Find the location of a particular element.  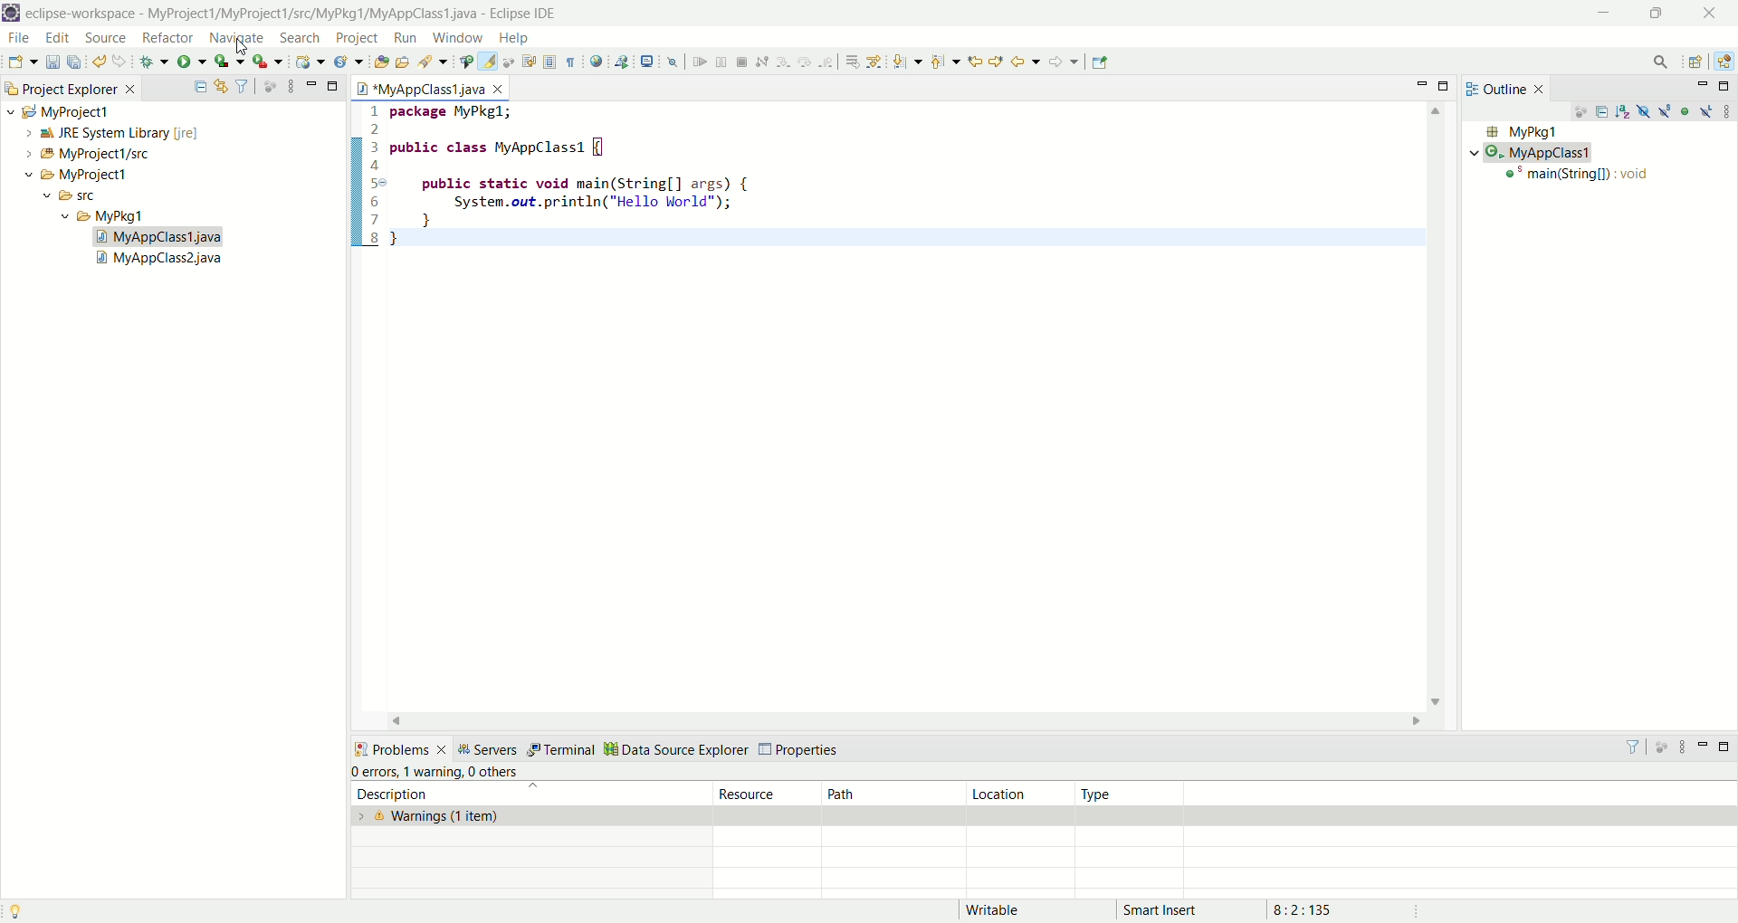

MyAppClass2.java is located at coordinates (162, 261).